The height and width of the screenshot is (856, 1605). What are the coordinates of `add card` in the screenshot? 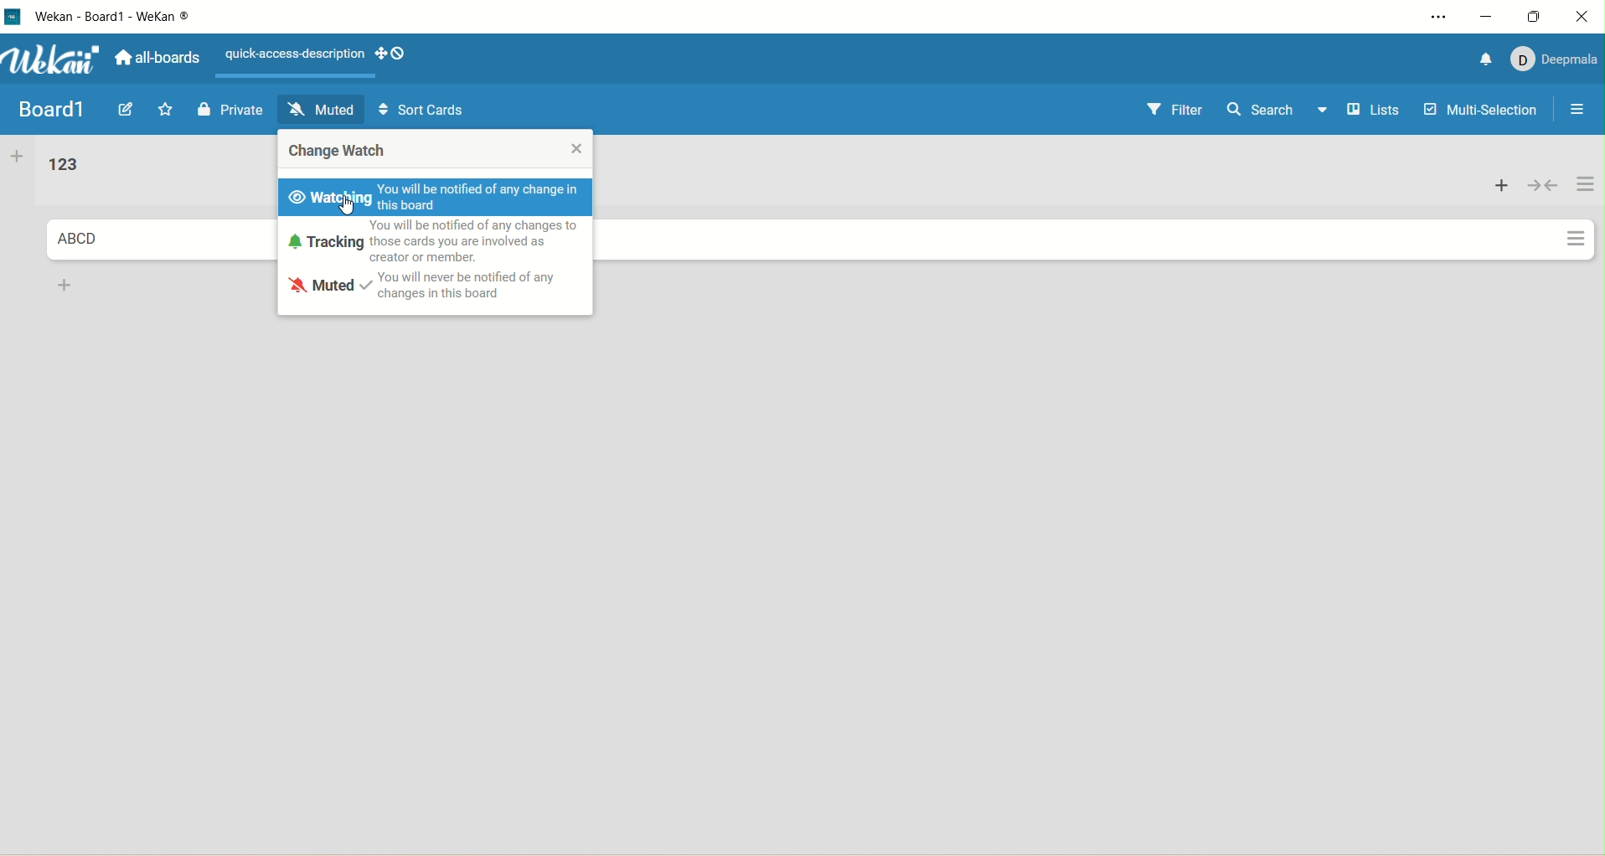 It's located at (61, 285).